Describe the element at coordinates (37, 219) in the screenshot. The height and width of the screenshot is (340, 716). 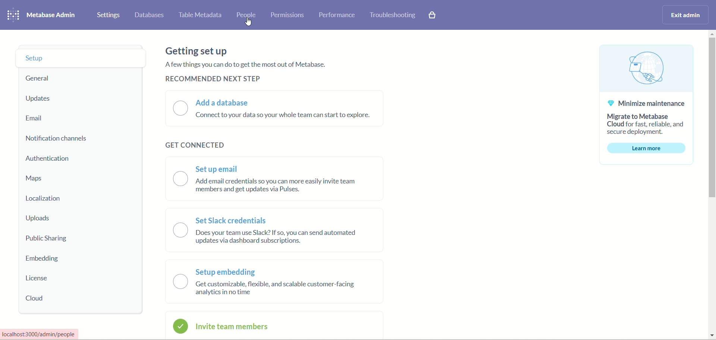
I see `uploads` at that location.